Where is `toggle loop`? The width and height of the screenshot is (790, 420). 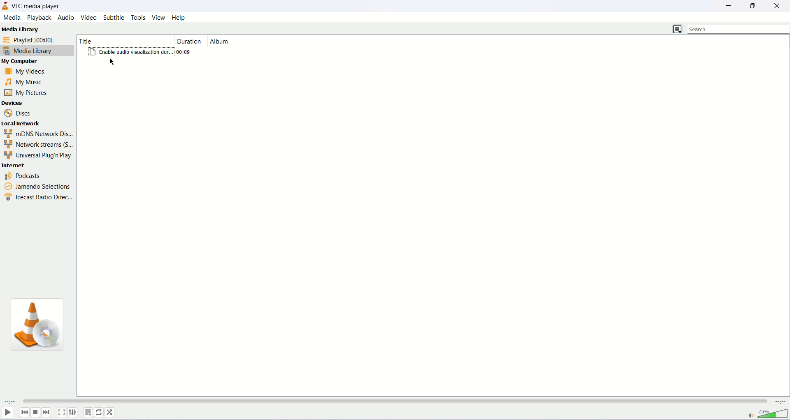
toggle loop is located at coordinates (98, 413).